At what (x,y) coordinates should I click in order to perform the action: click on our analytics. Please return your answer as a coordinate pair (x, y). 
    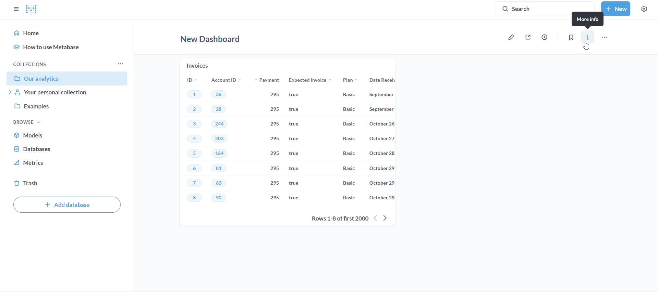
    Looking at the image, I should click on (67, 78).